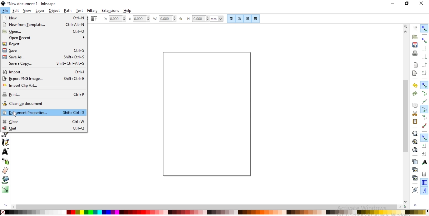 The width and height of the screenshot is (429, 216). Describe the element at coordinates (239, 19) in the screenshot. I see `scale radii of rounded corners` at that location.